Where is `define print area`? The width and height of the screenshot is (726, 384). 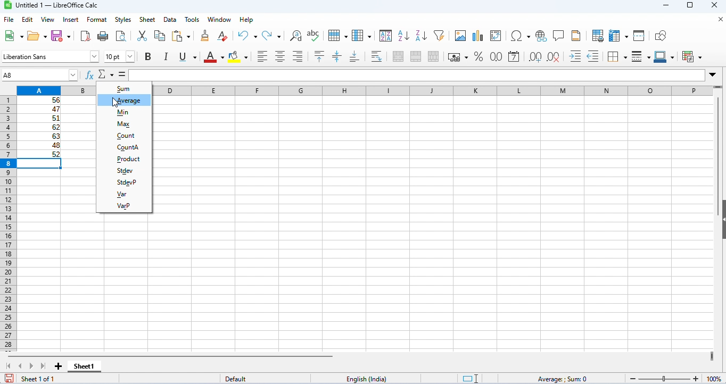
define print area is located at coordinates (598, 36).